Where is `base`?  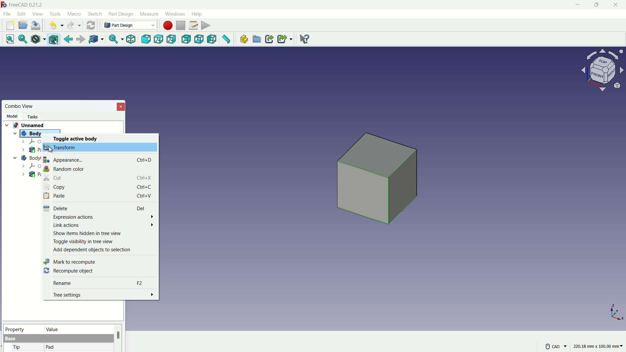 base is located at coordinates (11, 339).